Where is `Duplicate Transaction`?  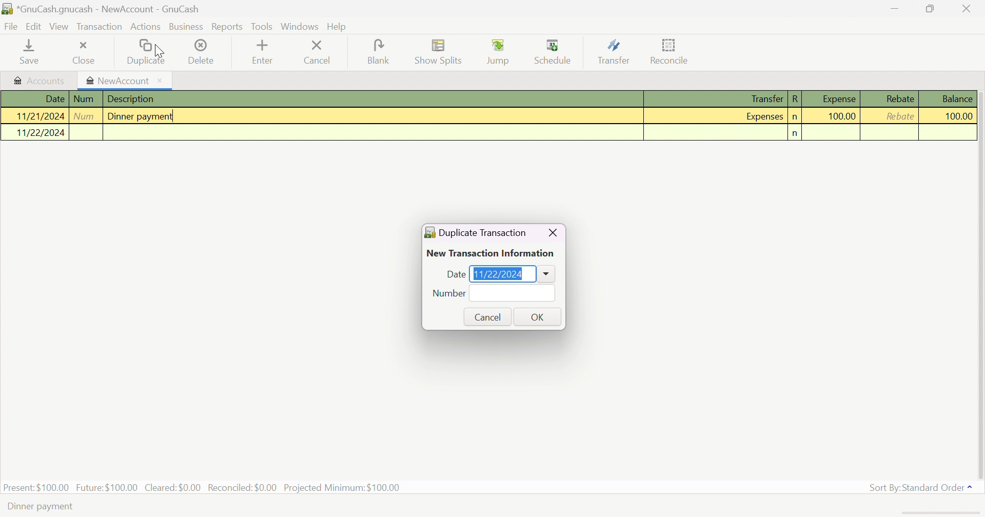
Duplicate Transaction is located at coordinates (484, 233).